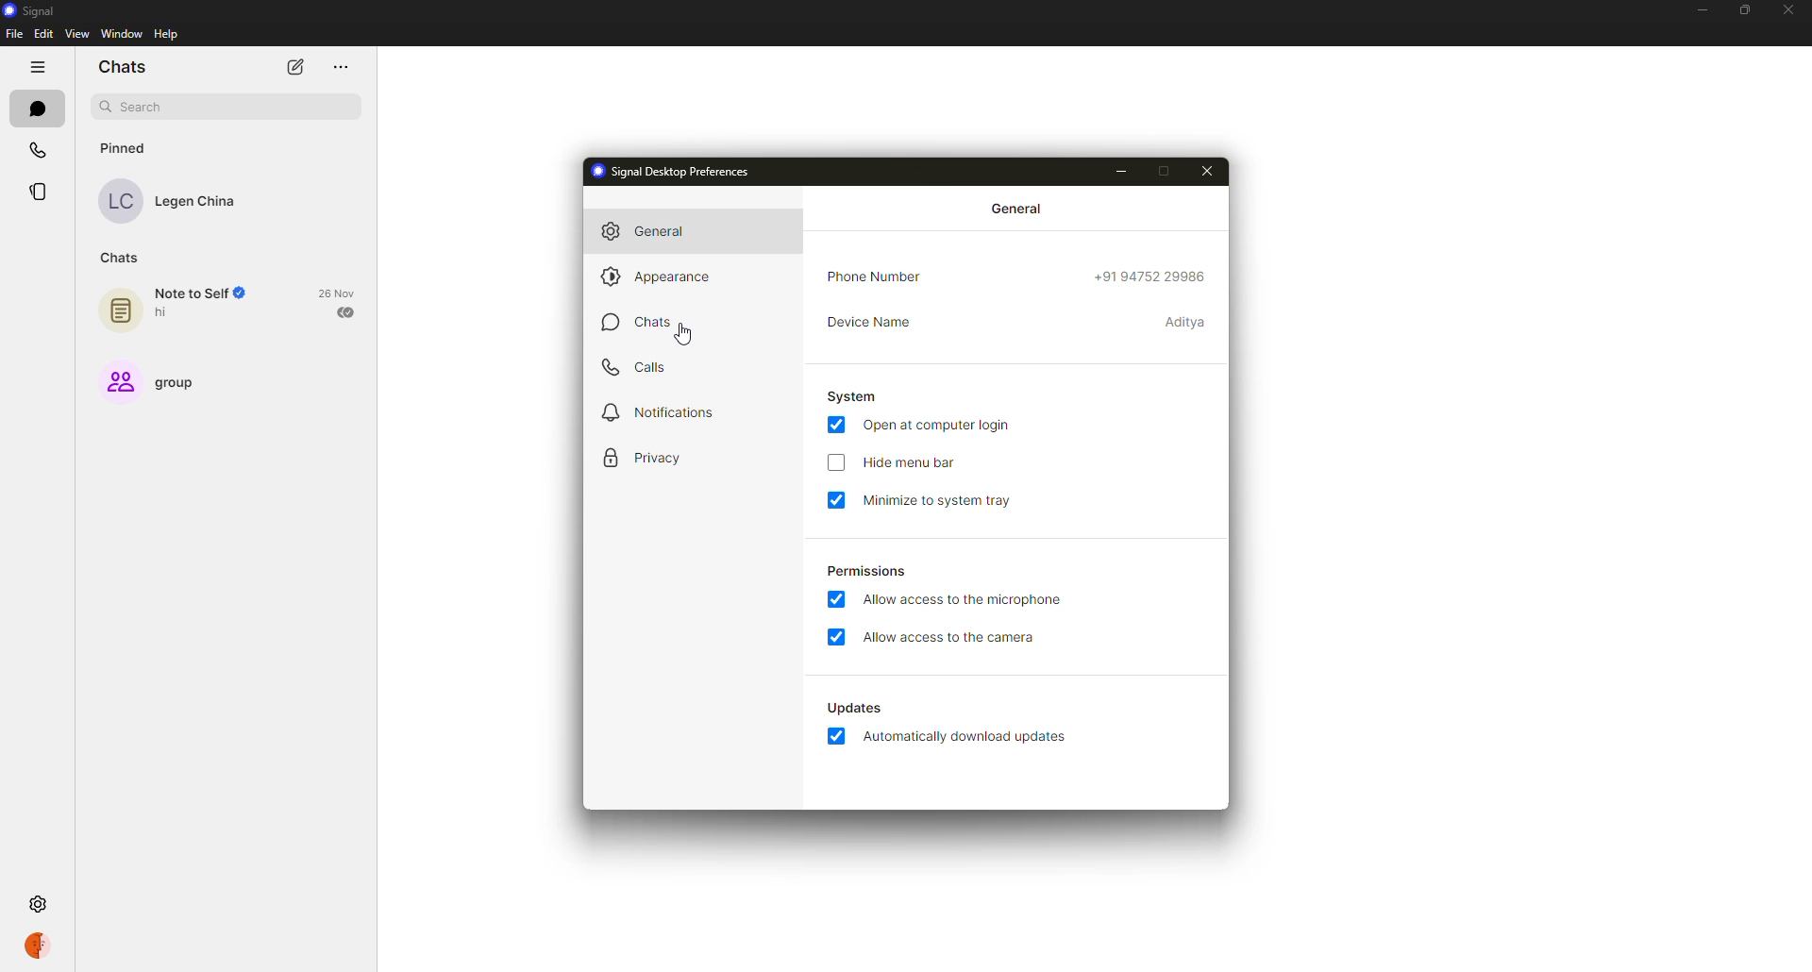 This screenshot has width=1812, height=972. Describe the element at coordinates (653, 459) in the screenshot. I see `privacy` at that location.